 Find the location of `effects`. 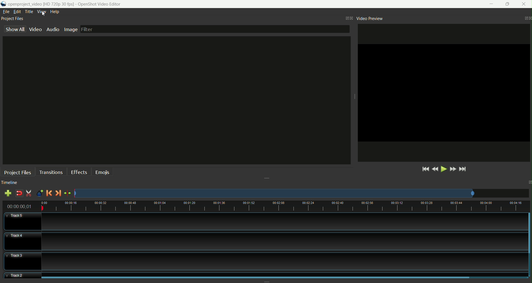

effects is located at coordinates (80, 172).